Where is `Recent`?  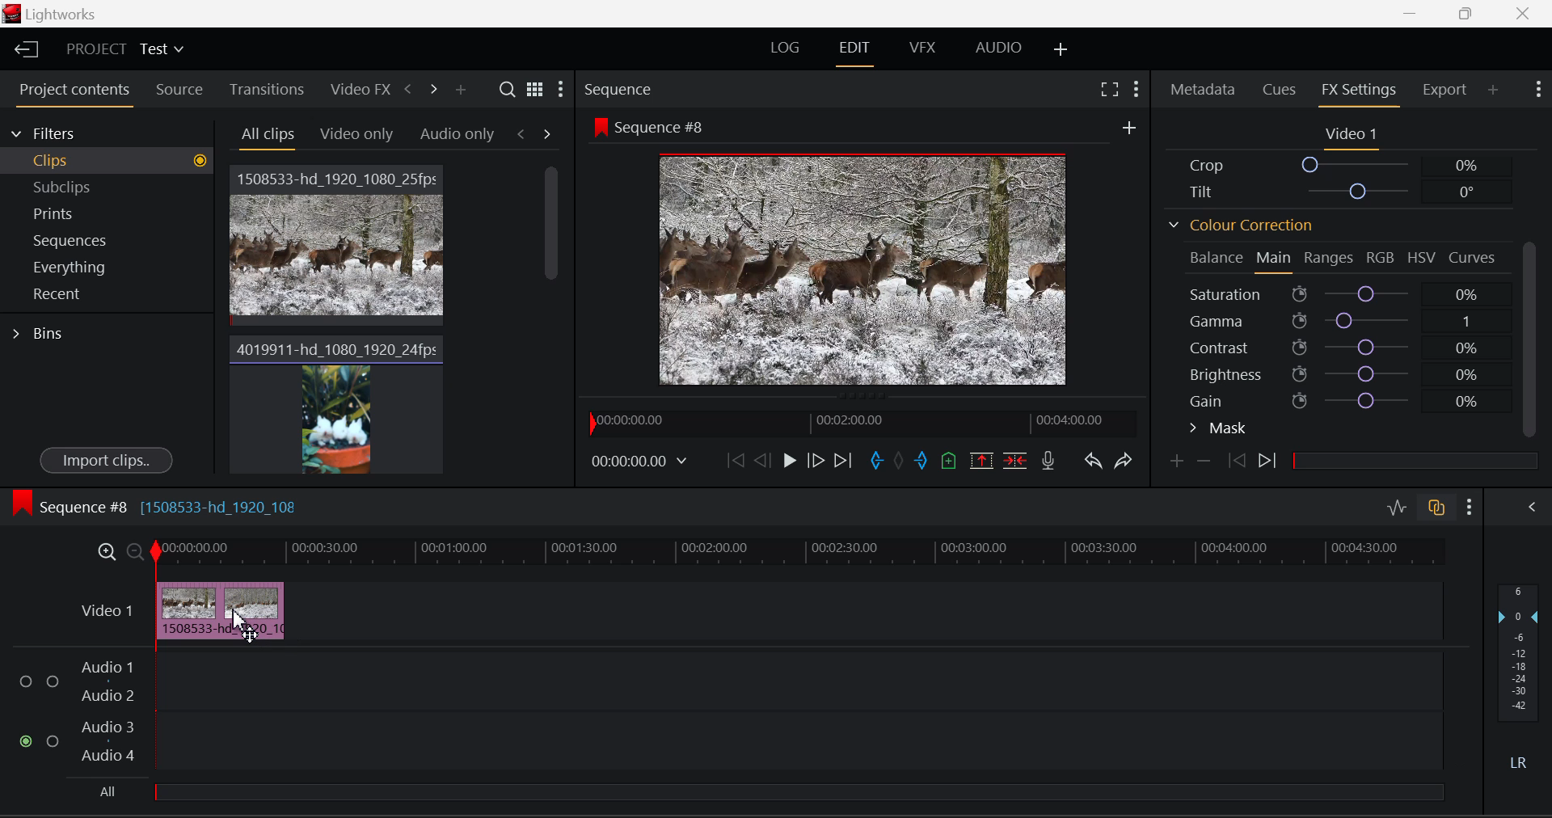 Recent is located at coordinates (112, 297).